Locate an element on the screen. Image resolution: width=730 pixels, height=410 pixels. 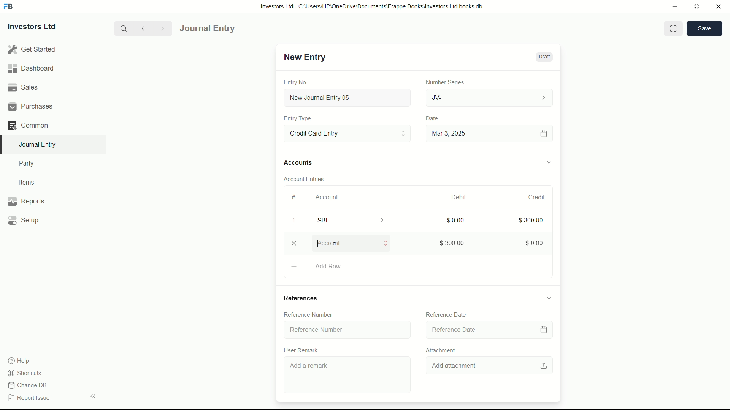
References is located at coordinates (303, 298).